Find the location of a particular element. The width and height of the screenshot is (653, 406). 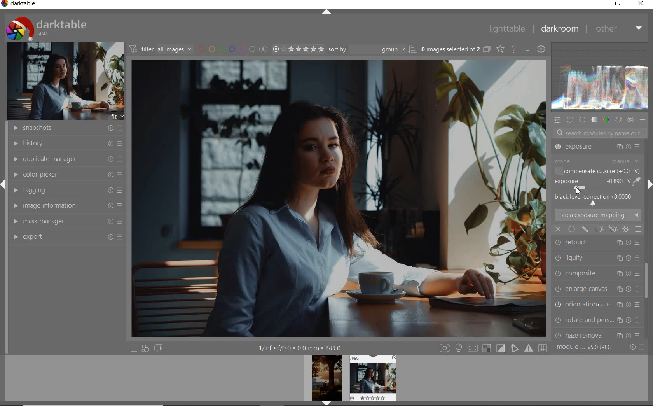

SCALE PIXELS is located at coordinates (601, 333).